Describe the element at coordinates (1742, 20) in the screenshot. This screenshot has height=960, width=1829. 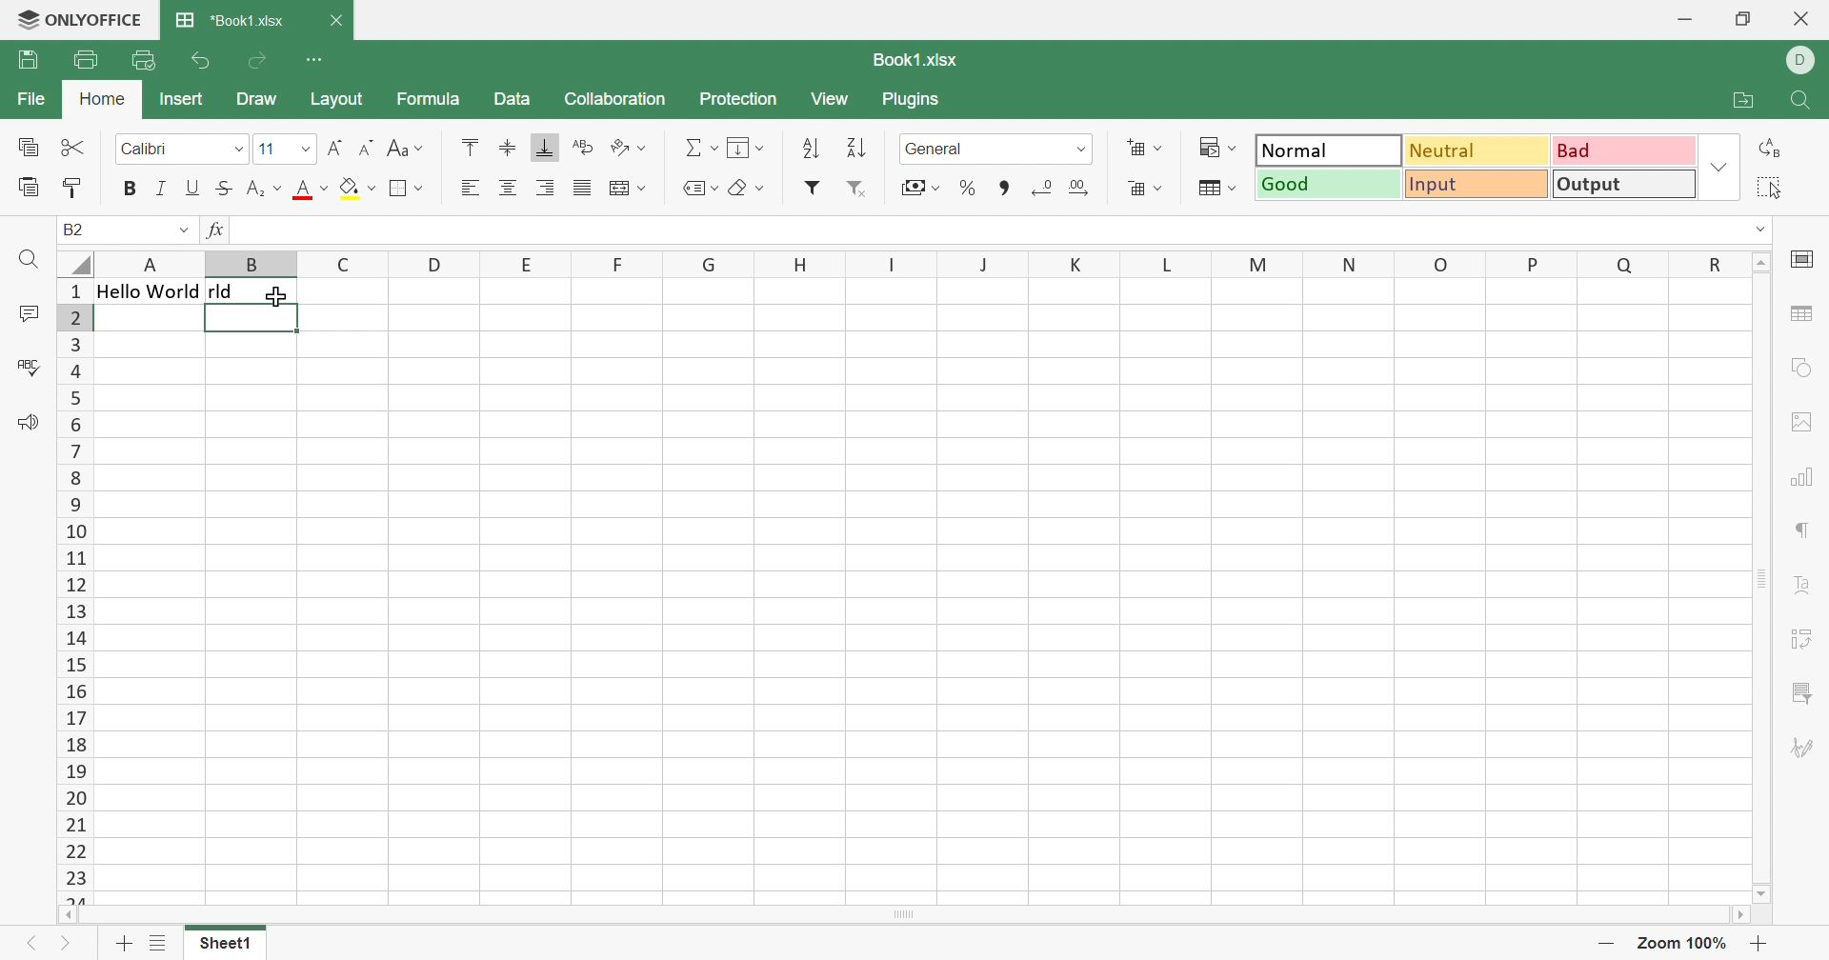
I see `Restore down` at that location.